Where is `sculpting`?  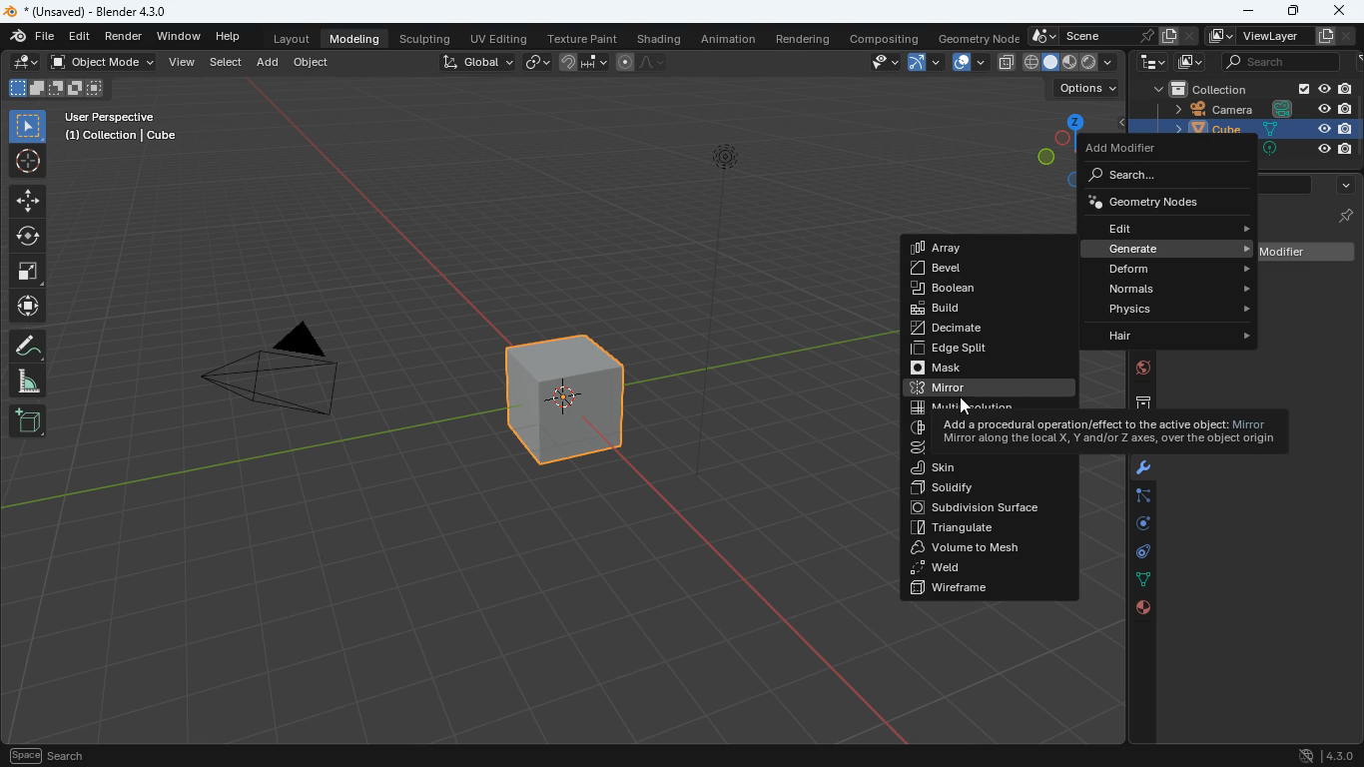
sculpting is located at coordinates (426, 39).